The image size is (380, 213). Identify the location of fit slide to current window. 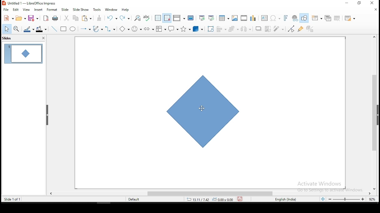
(323, 199).